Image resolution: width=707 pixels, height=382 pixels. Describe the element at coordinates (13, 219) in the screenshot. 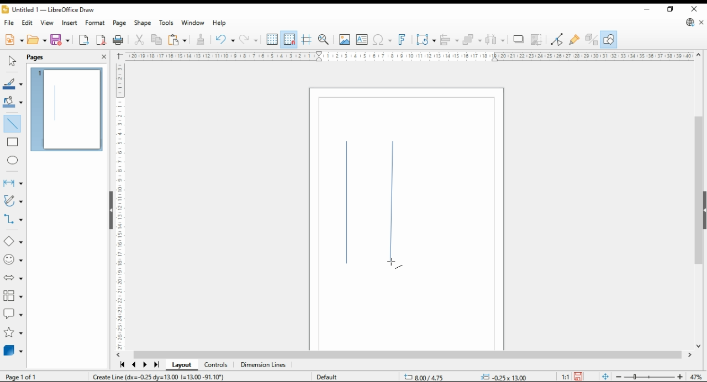

I see `connectors` at that location.